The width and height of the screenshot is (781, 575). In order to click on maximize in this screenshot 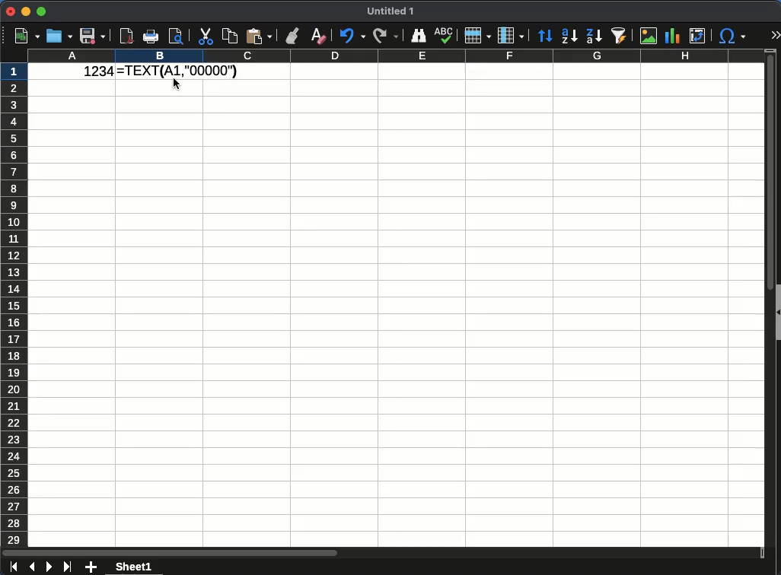, I will do `click(41, 12)`.